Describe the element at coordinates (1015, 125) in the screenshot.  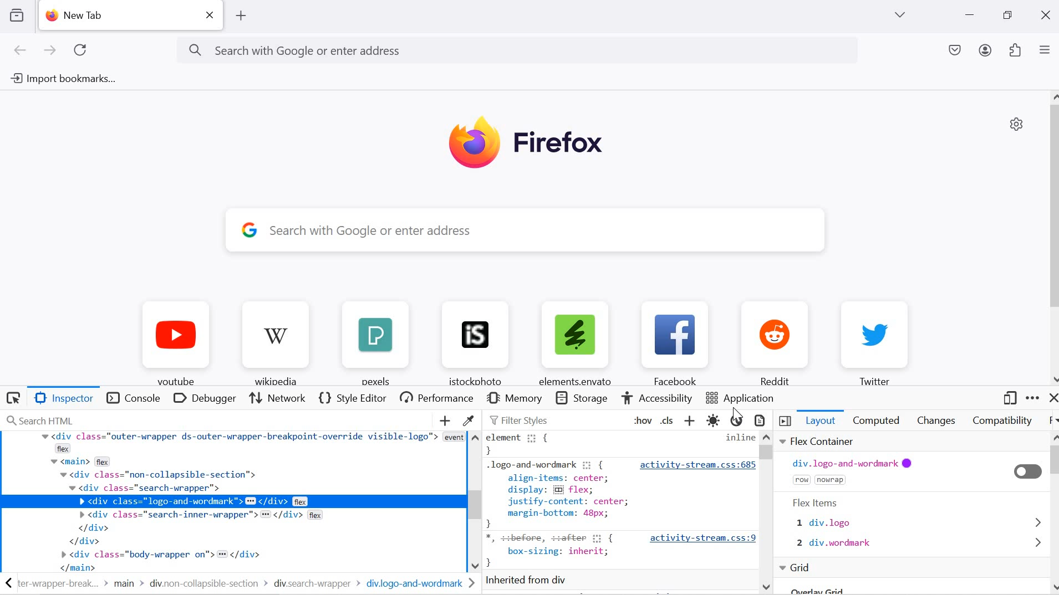
I see `personalize new tab` at that location.